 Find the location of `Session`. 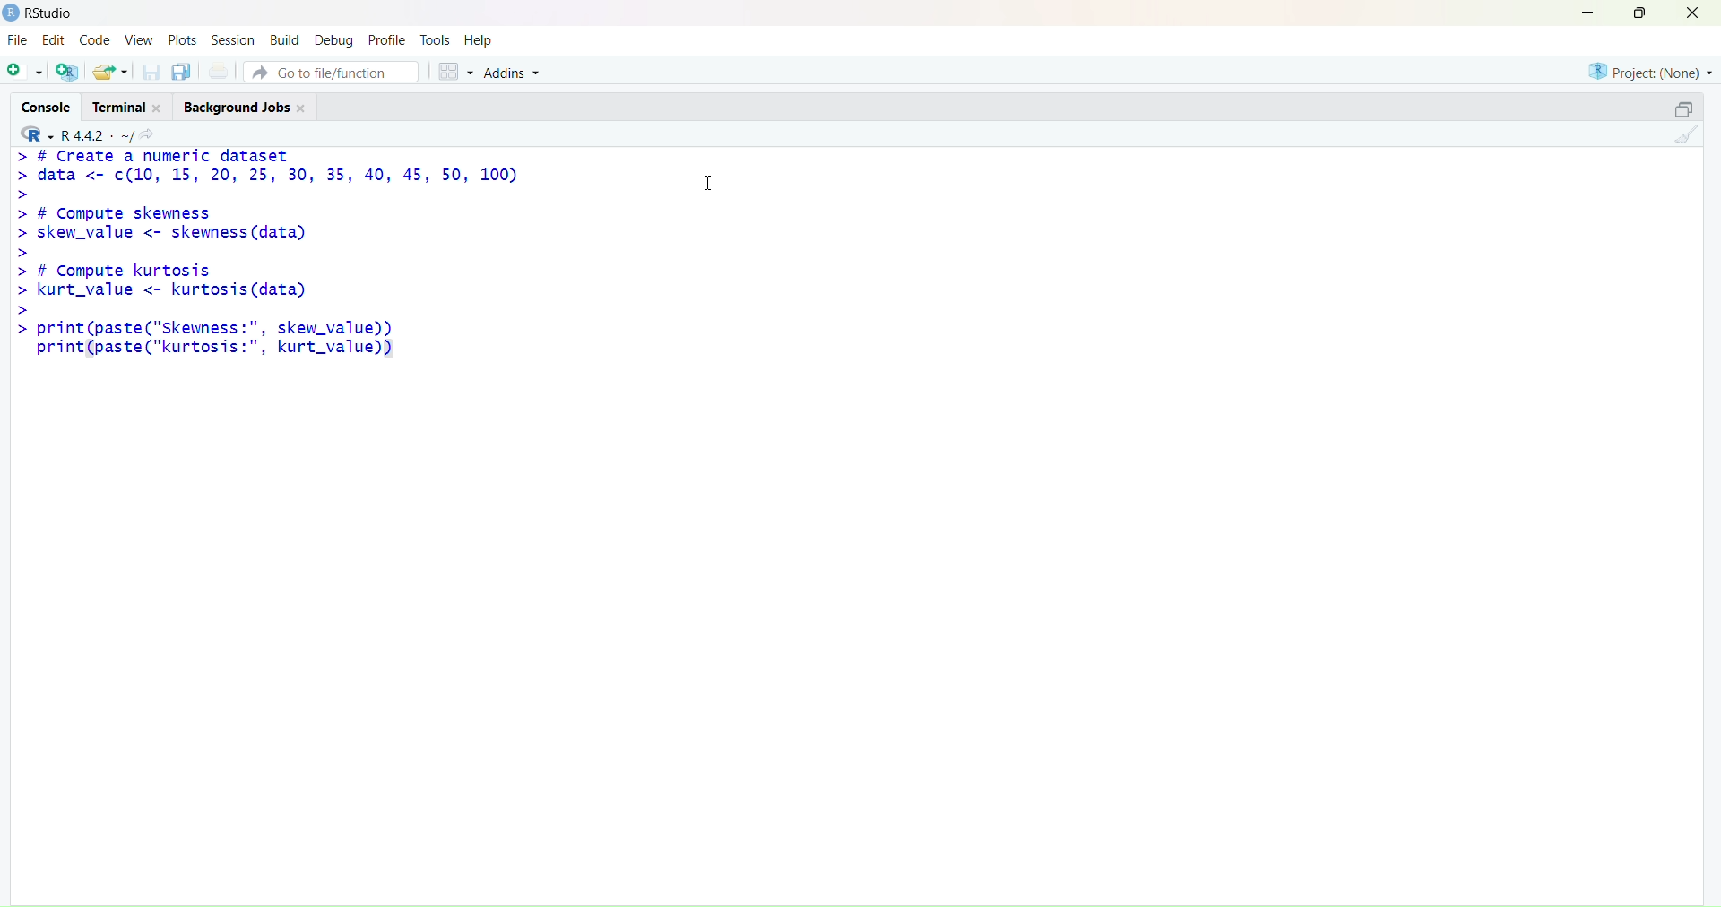

Session is located at coordinates (234, 39).